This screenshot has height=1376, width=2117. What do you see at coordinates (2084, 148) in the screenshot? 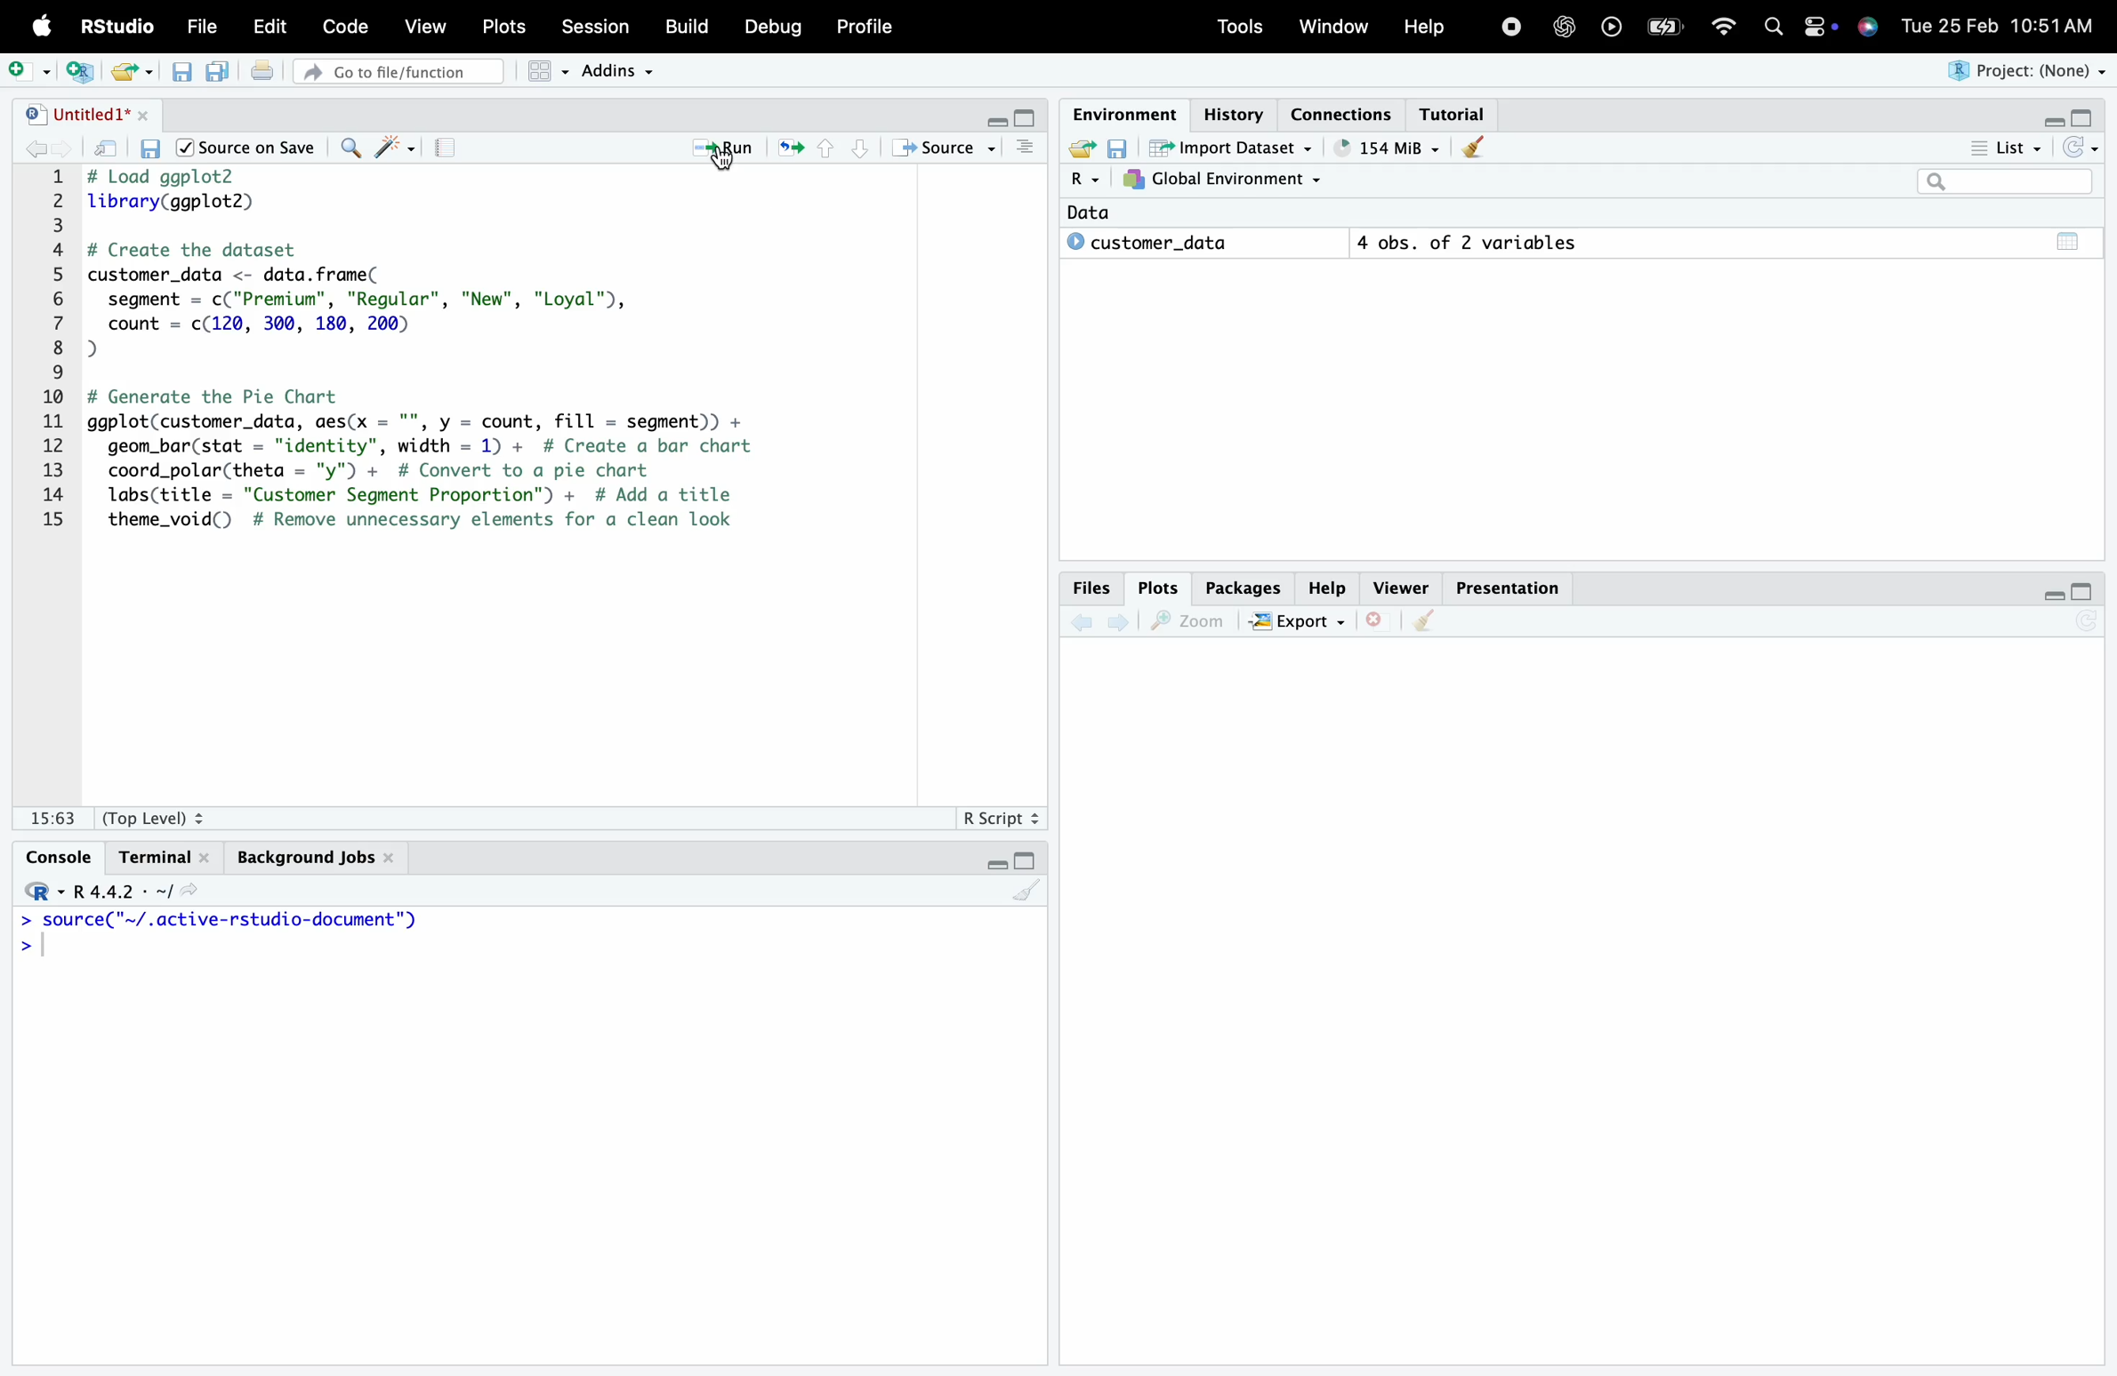
I see `reload` at bounding box center [2084, 148].